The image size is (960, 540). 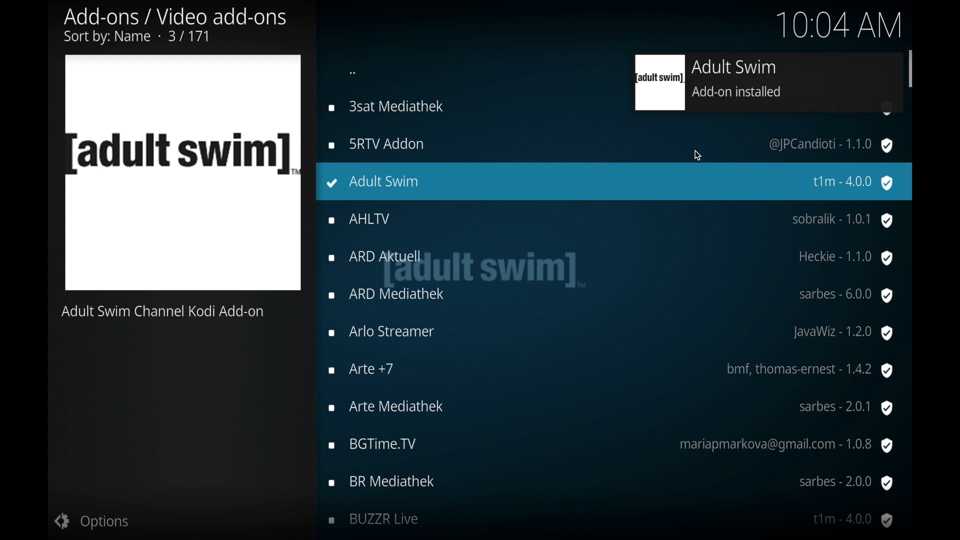 What do you see at coordinates (609, 144) in the screenshot?
I see `5rtv` at bounding box center [609, 144].